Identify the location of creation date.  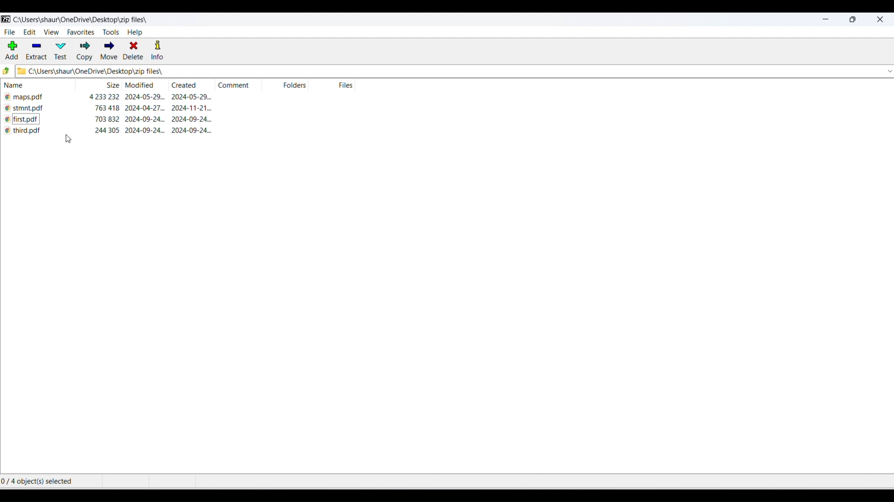
(195, 110).